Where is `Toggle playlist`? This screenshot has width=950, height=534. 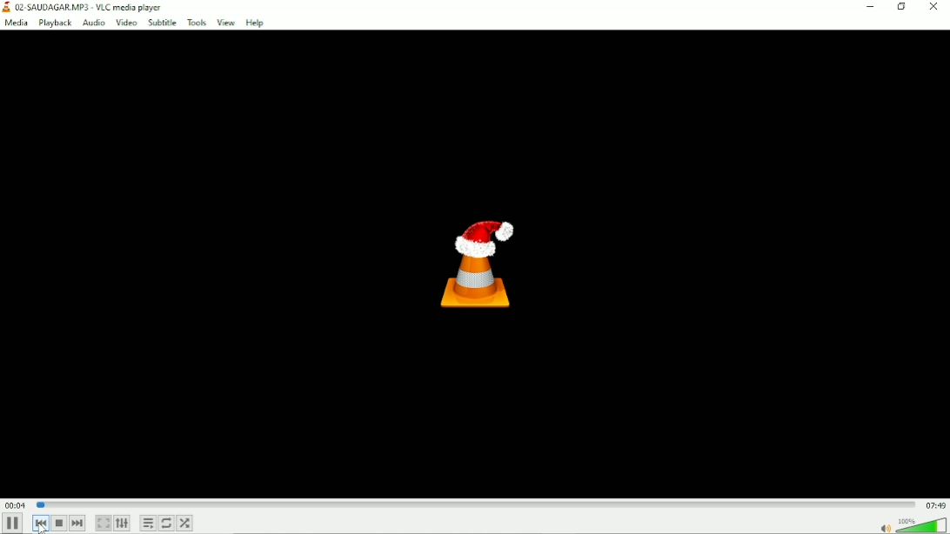
Toggle playlist is located at coordinates (146, 524).